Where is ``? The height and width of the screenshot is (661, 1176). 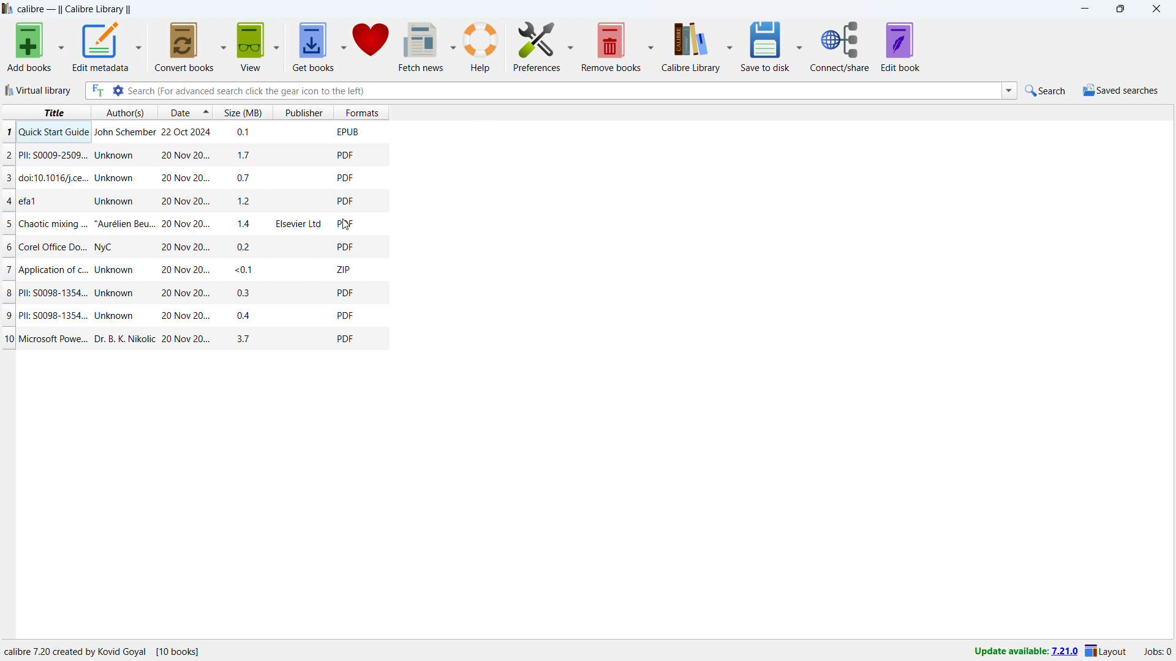  is located at coordinates (107, 648).